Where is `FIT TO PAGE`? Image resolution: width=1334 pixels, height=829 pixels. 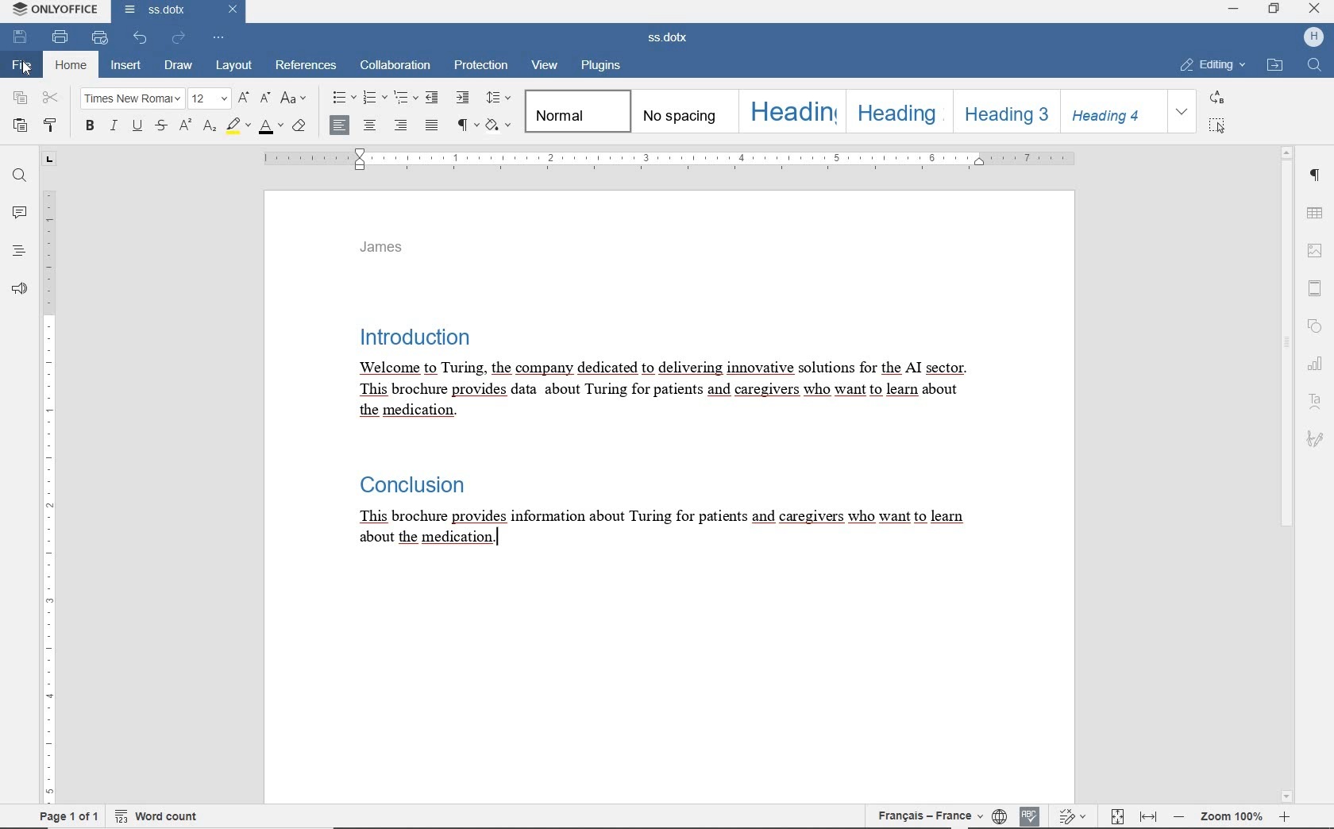
FIT TO PAGE is located at coordinates (1117, 816).